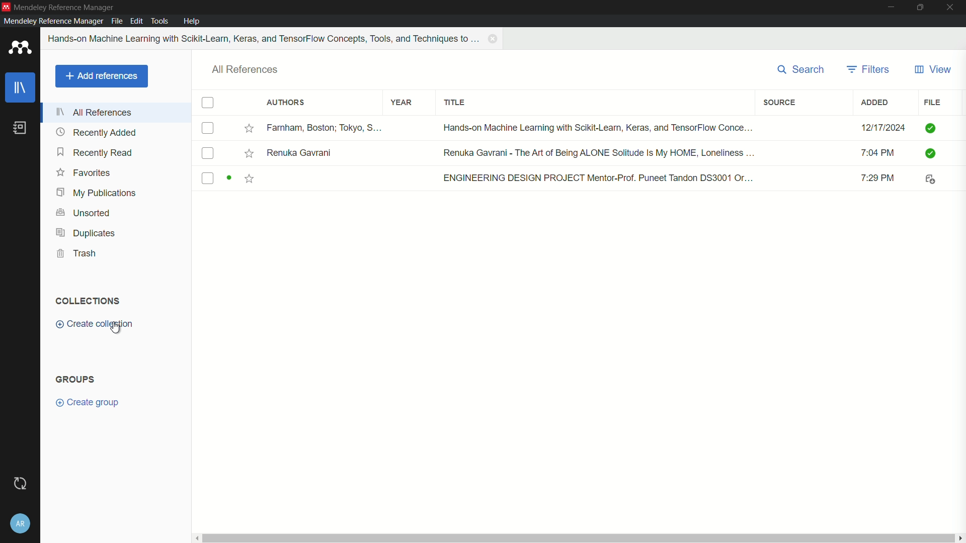 The image size is (966, 543). I want to click on duplicates, so click(86, 233).